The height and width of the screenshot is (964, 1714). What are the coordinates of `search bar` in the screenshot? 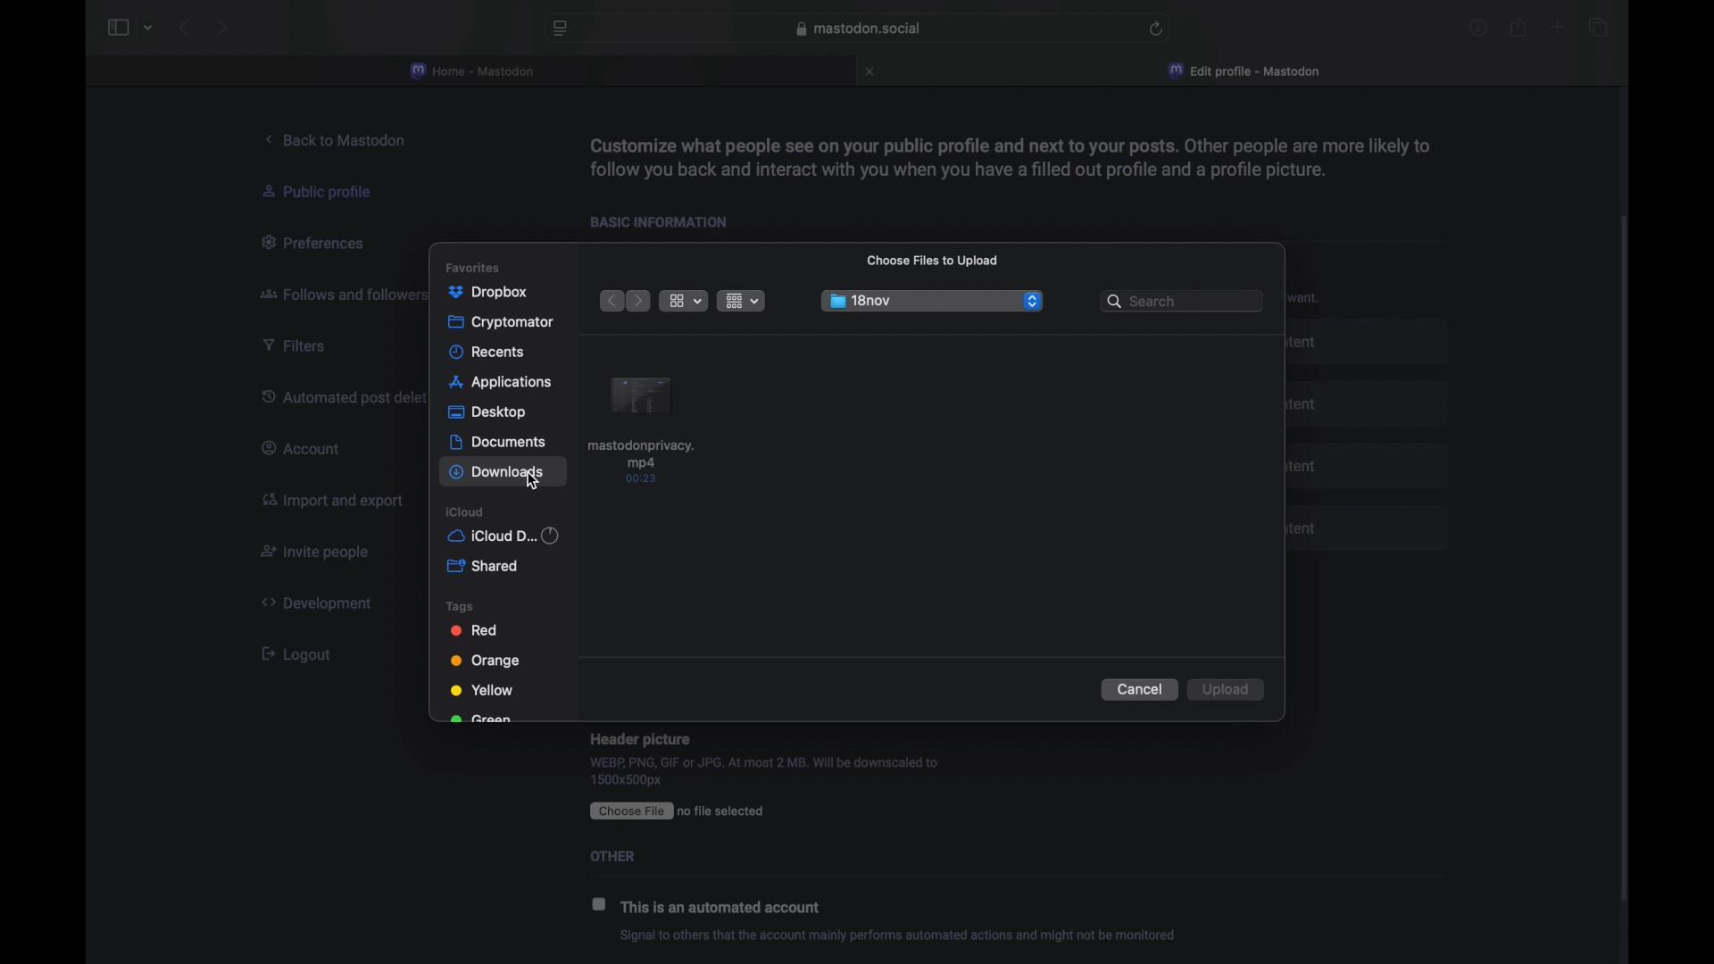 It's located at (1180, 300).